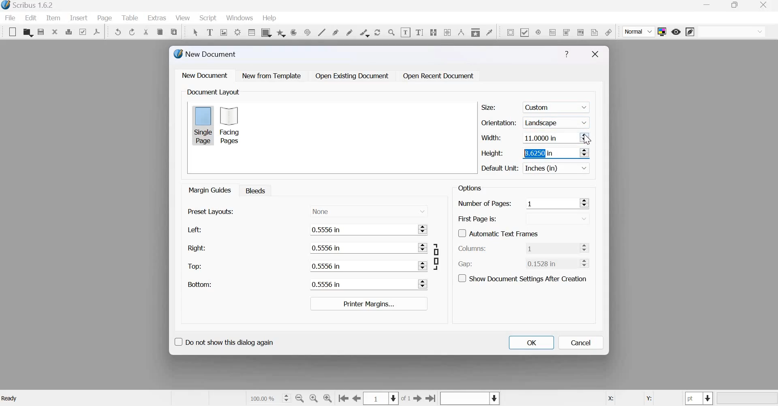 This screenshot has width=778, height=406. Describe the element at coordinates (11, 398) in the screenshot. I see `Ready` at that location.